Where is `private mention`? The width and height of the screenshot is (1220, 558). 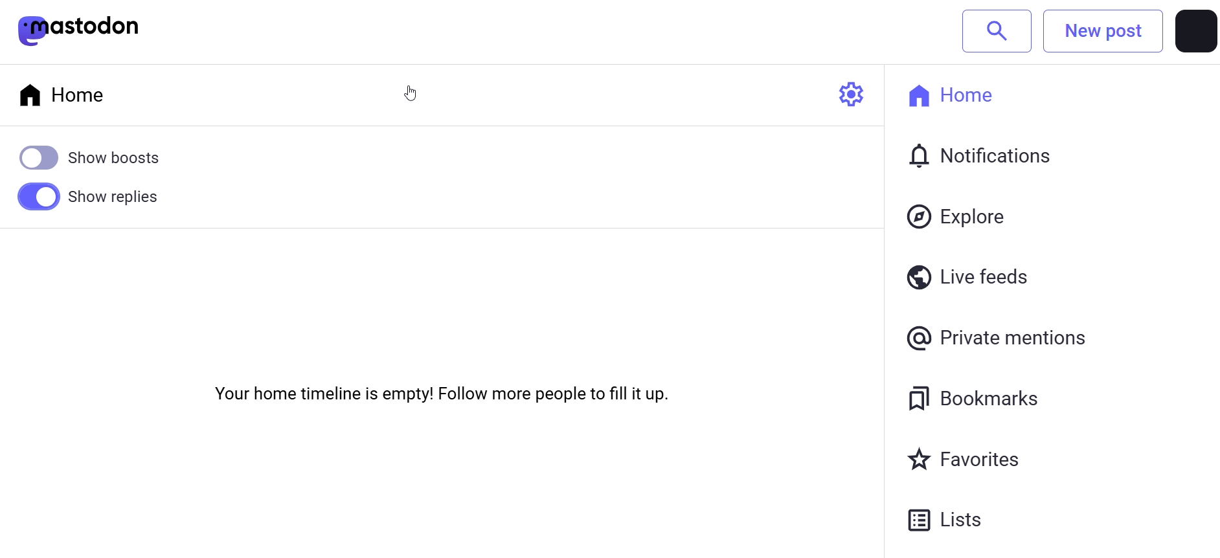
private mention is located at coordinates (1004, 337).